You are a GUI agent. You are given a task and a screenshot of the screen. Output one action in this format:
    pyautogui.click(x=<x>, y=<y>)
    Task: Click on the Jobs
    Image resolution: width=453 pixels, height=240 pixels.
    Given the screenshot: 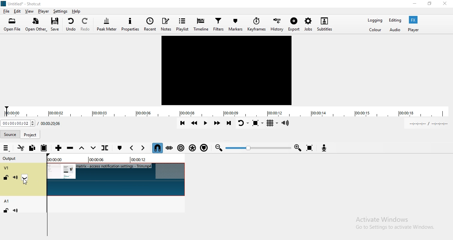 What is the action you would take?
    pyautogui.click(x=308, y=24)
    